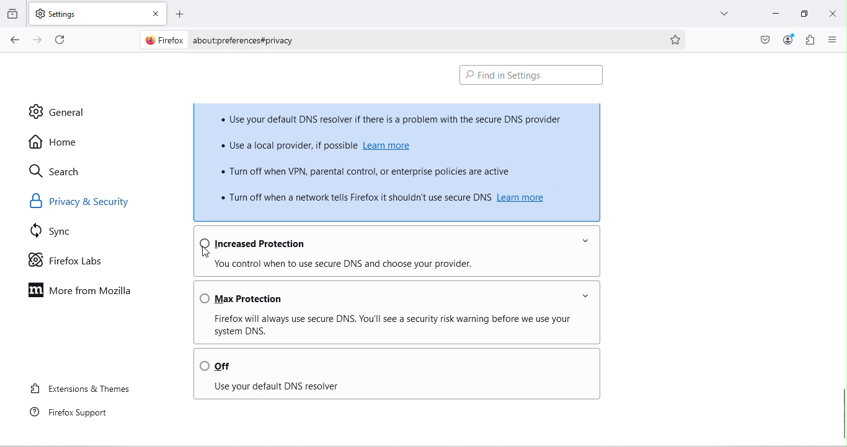  I want to click on Save to pocket, so click(762, 38).